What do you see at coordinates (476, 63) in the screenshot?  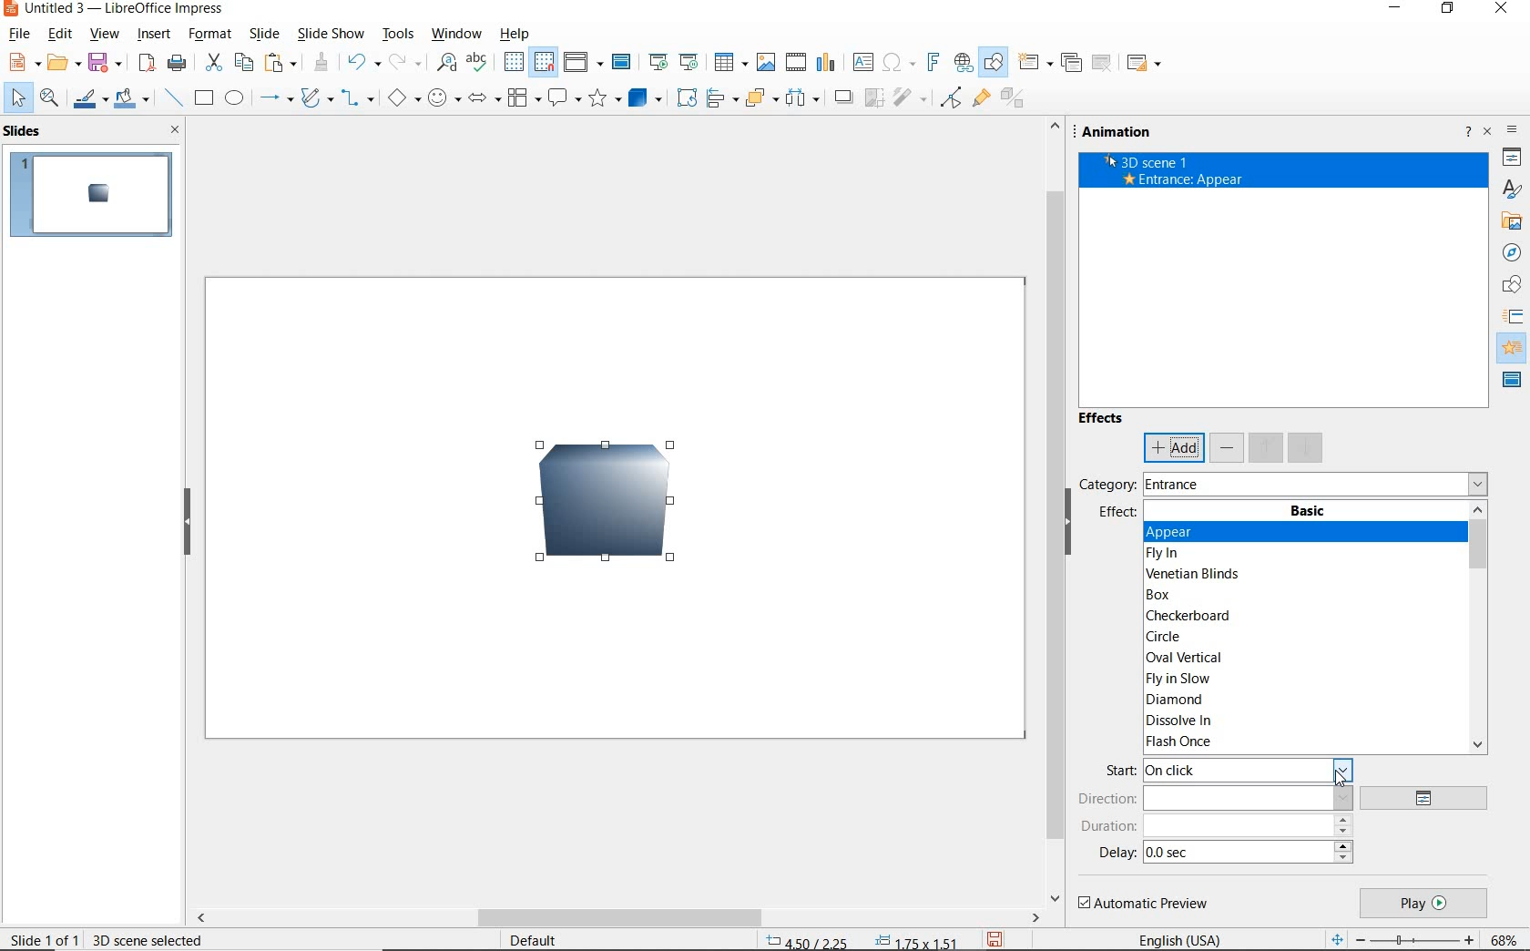 I see `spelling` at bounding box center [476, 63].